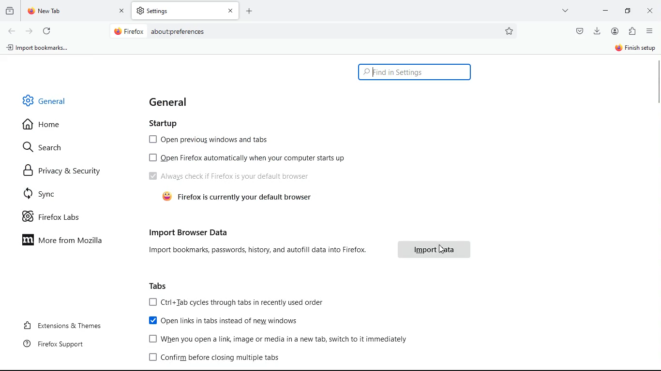 This screenshot has height=371, width=661. What do you see at coordinates (30, 32) in the screenshot?
I see `forward` at bounding box center [30, 32].